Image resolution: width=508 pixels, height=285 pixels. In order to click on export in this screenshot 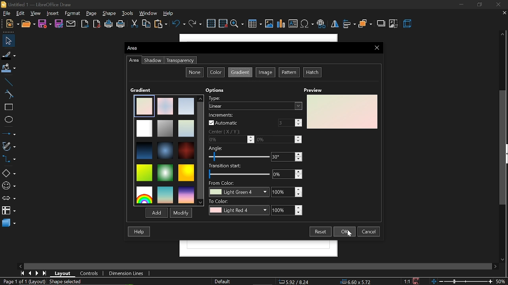, I will do `click(86, 24)`.